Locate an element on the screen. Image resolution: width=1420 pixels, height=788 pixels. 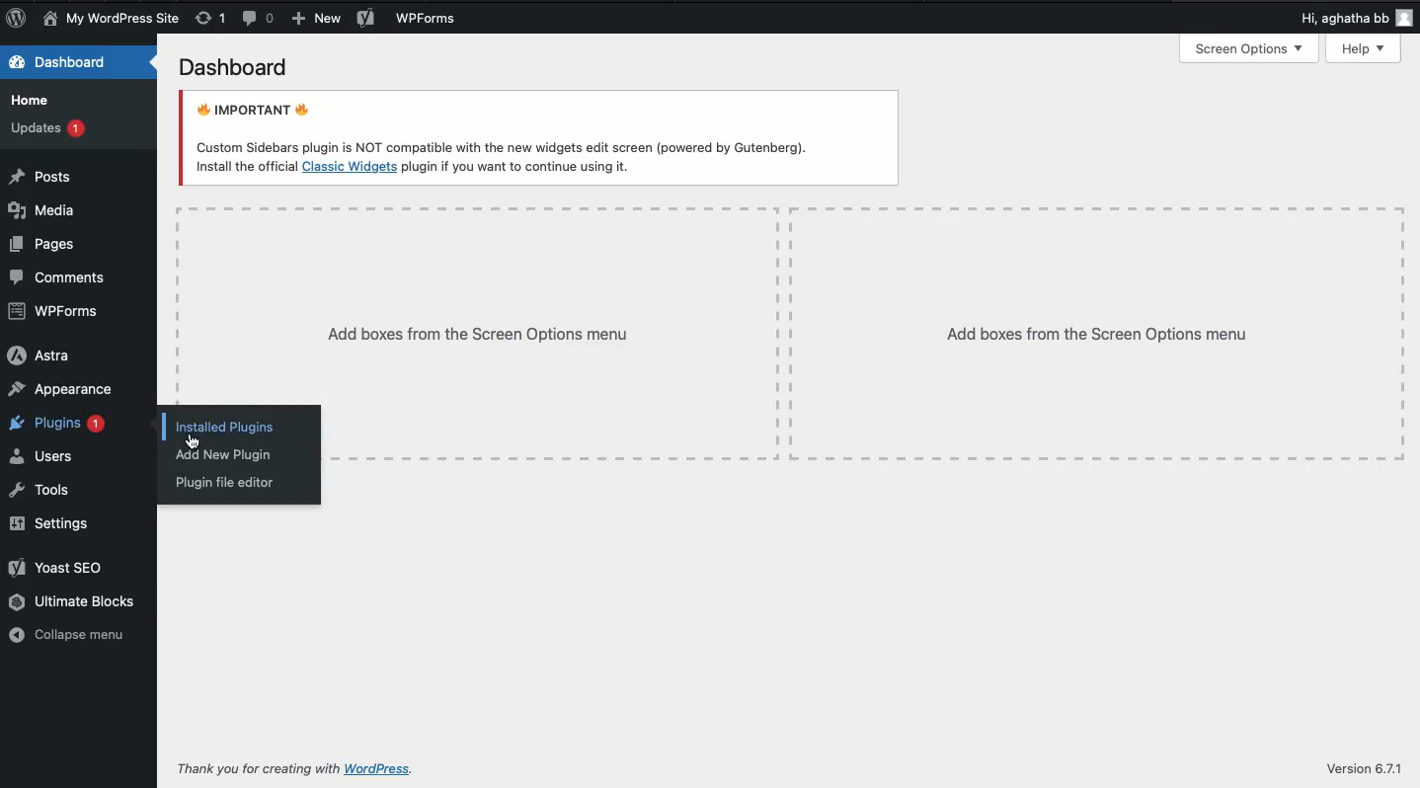
Important  is located at coordinates (505, 124).